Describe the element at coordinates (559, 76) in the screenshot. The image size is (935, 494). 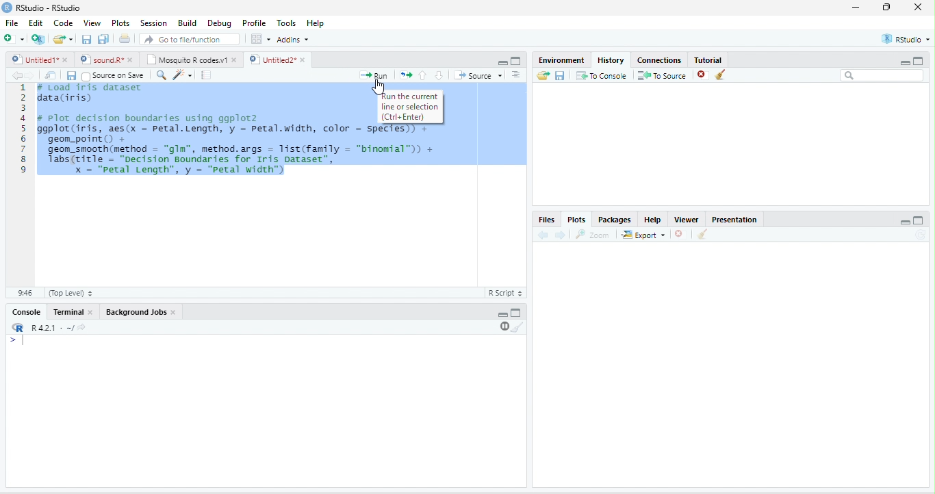
I see `save` at that location.